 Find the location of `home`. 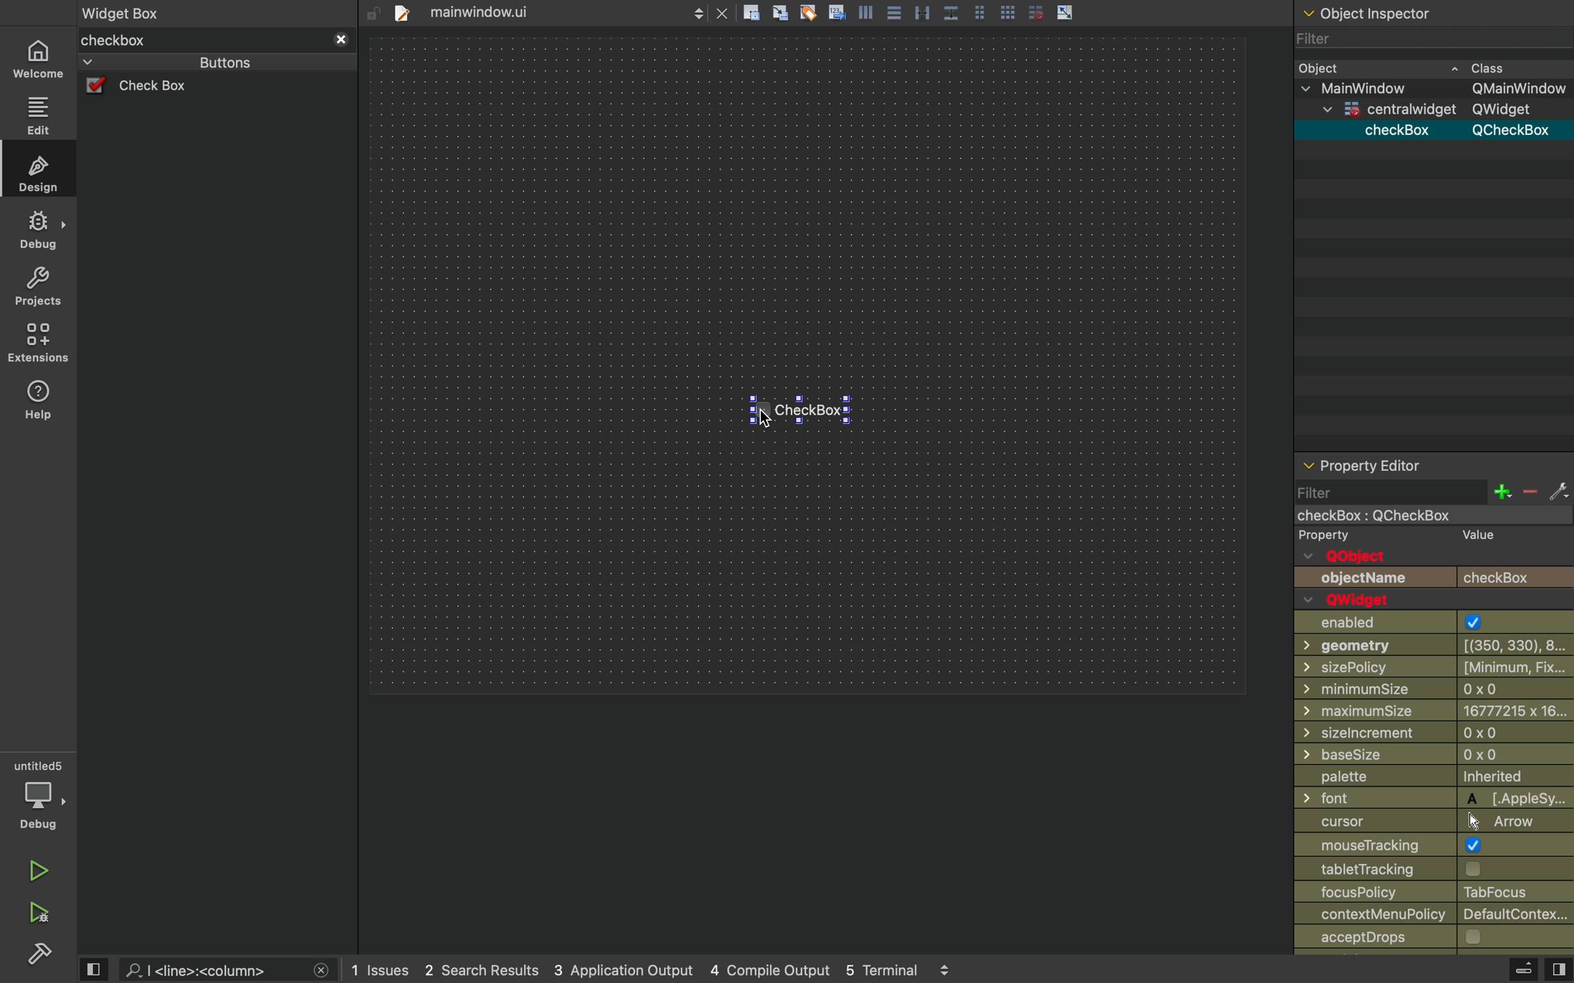

home is located at coordinates (39, 57).